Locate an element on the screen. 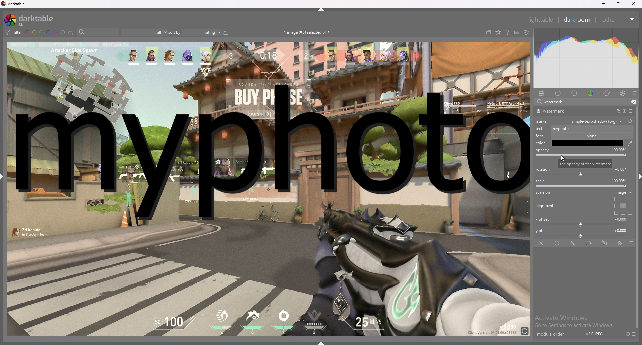  active module is located at coordinates (558, 93).